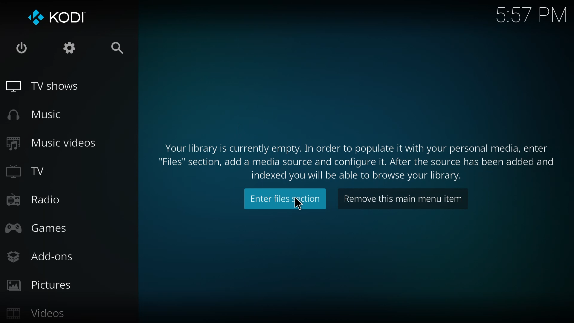 The image size is (574, 323). Describe the element at coordinates (298, 203) in the screenshot. I see `cursor` at that location.